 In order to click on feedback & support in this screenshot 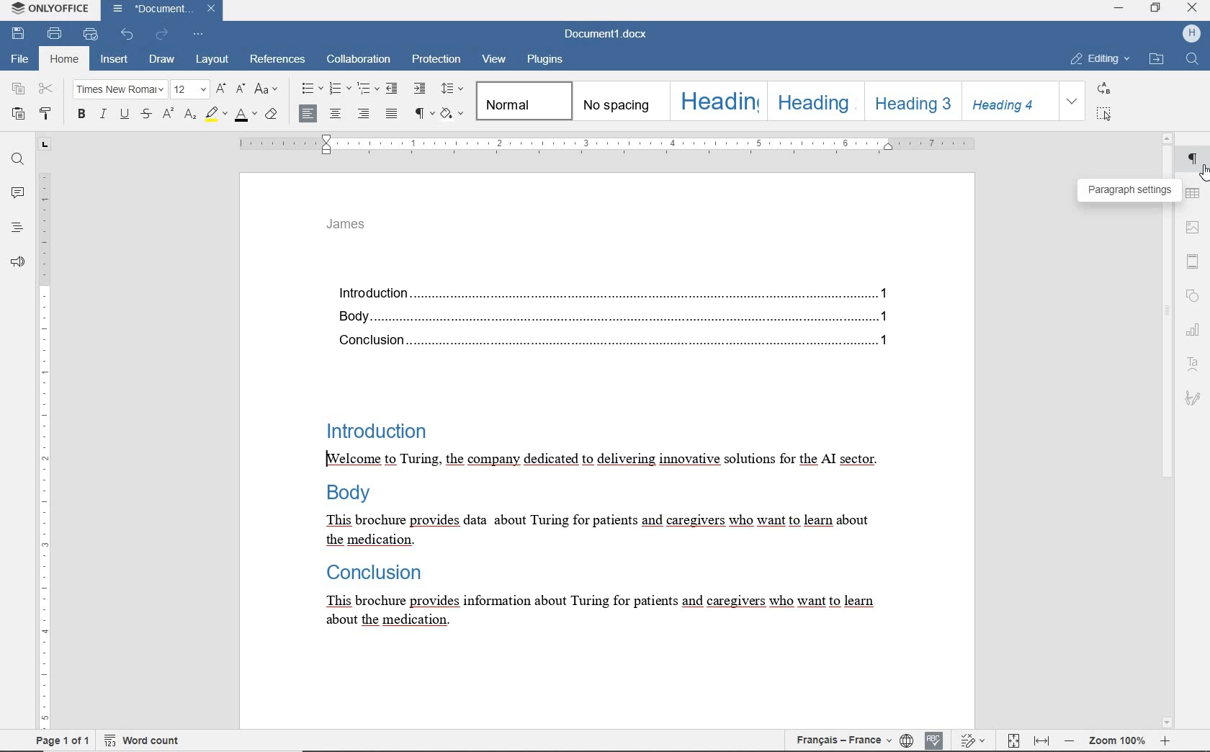, I will do `click(18, 262)`.